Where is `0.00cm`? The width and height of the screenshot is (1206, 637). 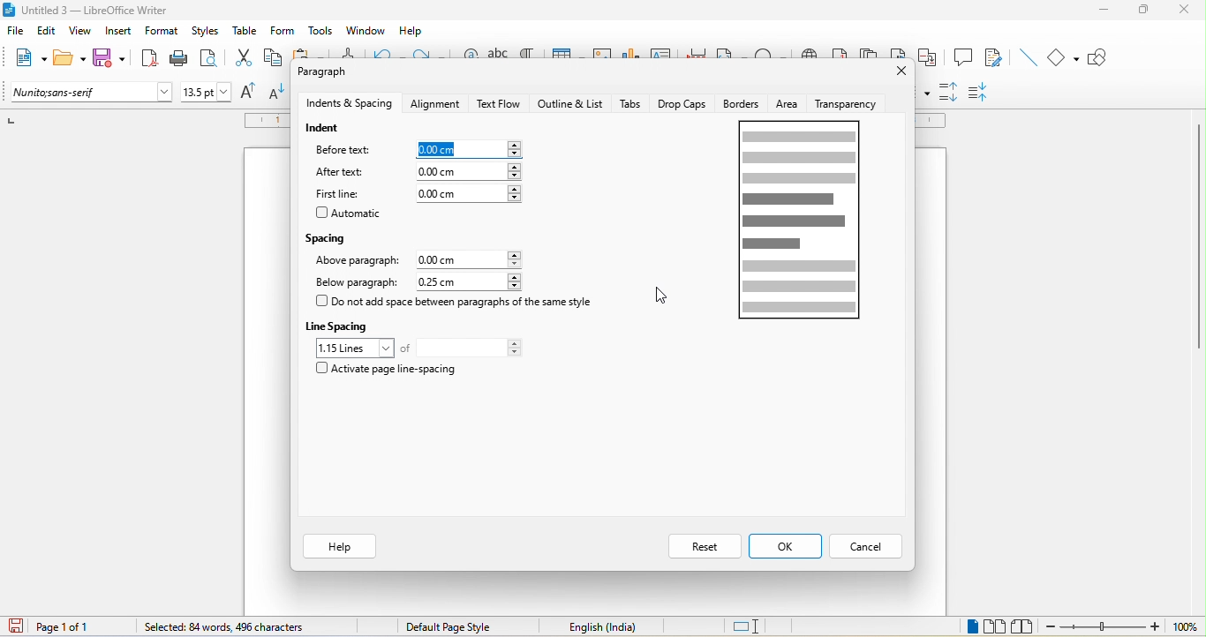
0.00cm is located at coordinates (457, 195).